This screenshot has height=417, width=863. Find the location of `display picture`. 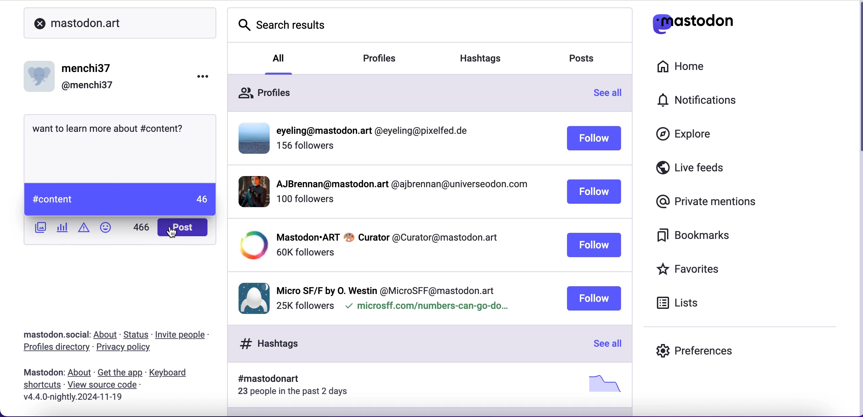

display picture is located at coordinates (41, 74).